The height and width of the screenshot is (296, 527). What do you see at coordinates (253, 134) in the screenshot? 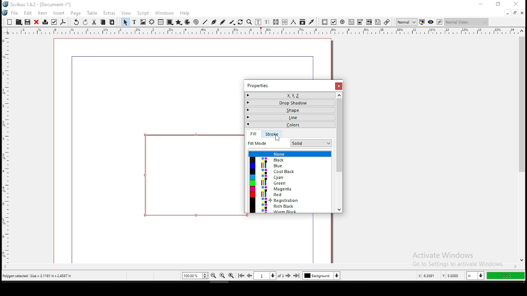
I see `fill` at bounding box center [253, 134].